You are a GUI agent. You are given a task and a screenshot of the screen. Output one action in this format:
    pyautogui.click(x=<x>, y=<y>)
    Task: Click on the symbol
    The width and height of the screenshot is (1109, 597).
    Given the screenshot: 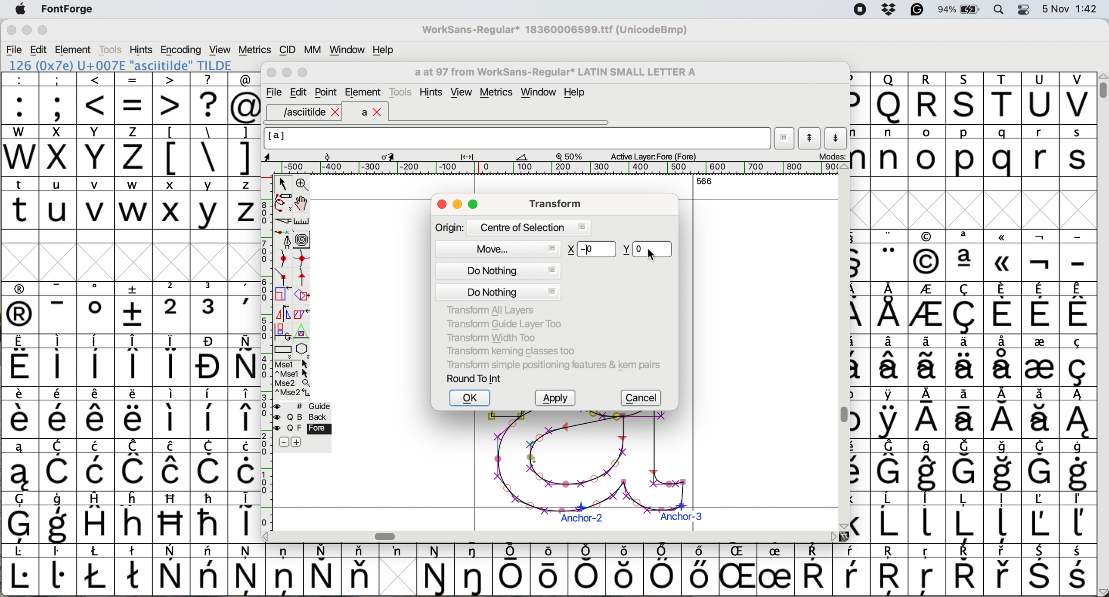 What is the action you would take?
    pyautogui.click(x=965, y=413)
    